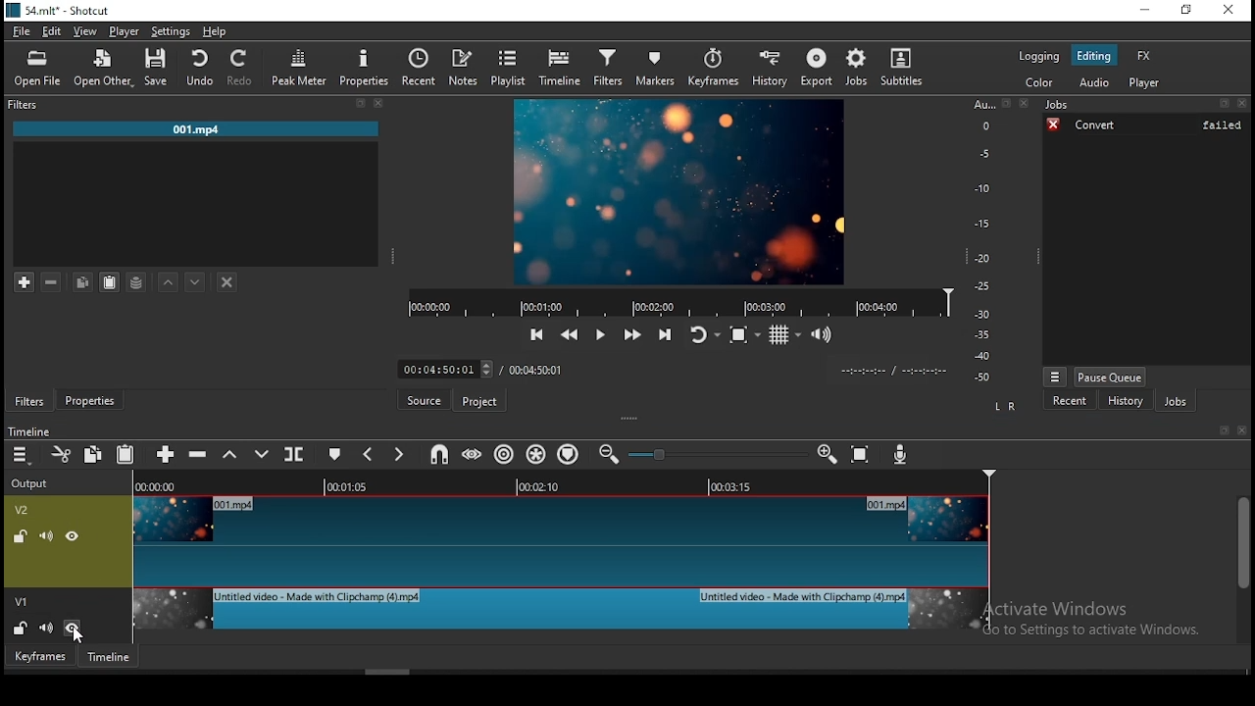 The image size is (1255, 706). I want to click on undo, so click(199, 70).